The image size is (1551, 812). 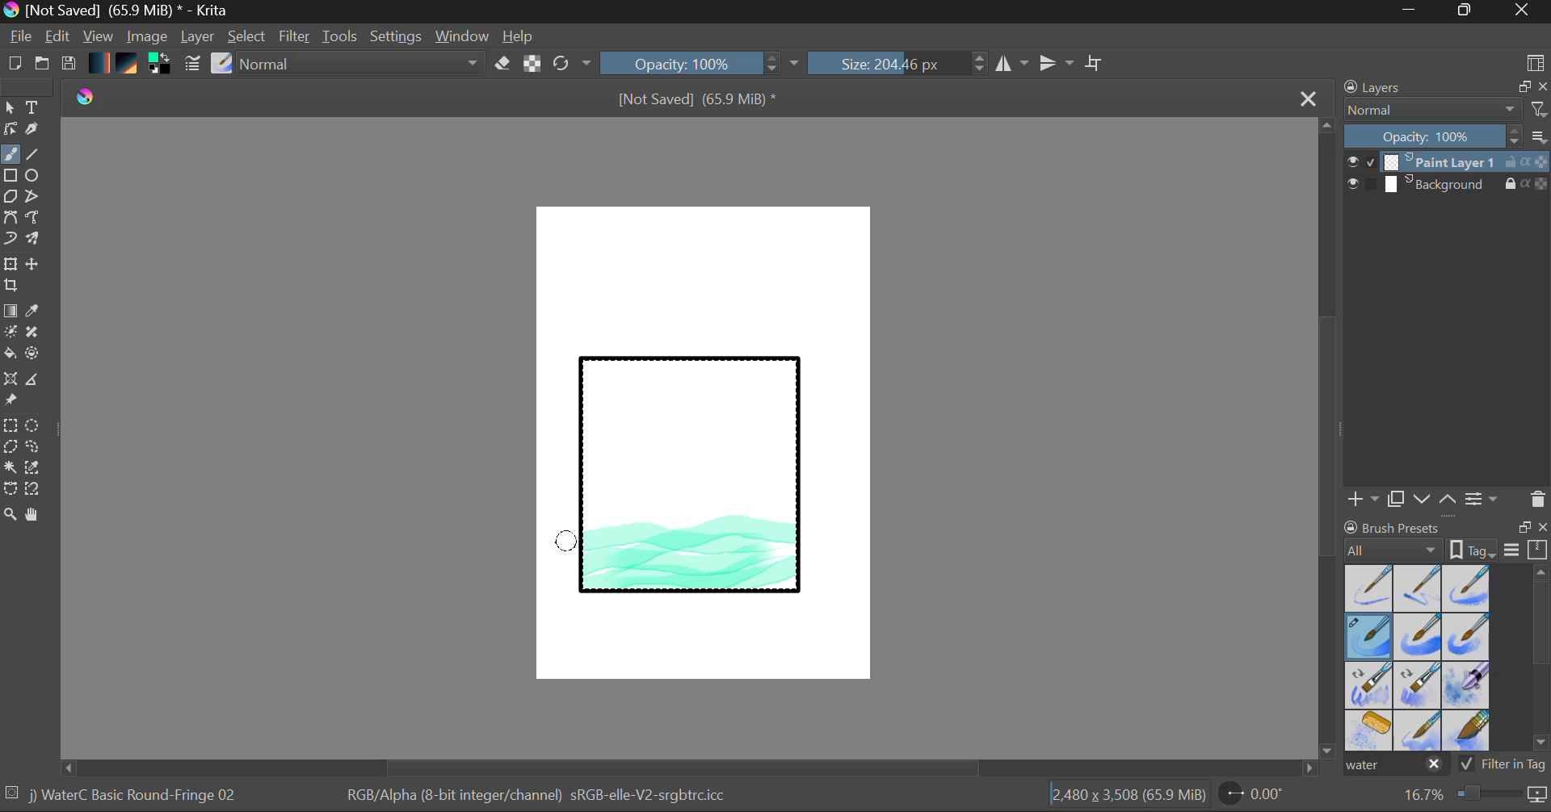 I want to click on Edit, so click(x=58, y=38).